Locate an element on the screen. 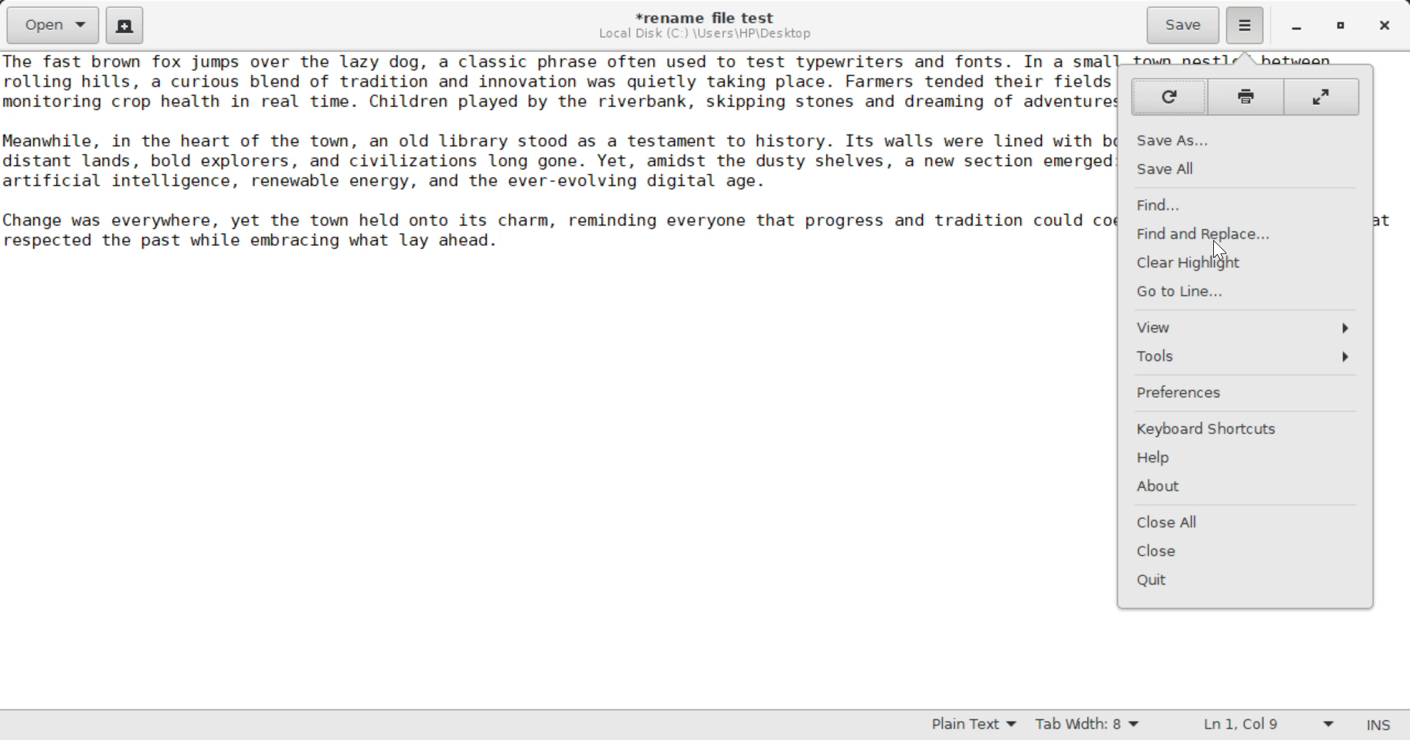 This screenshot has height=740, width=1410. Preferences is located at coordinates (1243, 393).